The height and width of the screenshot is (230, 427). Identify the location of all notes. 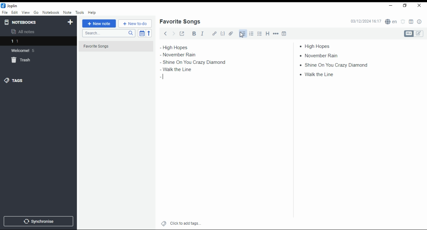
(25, 32).